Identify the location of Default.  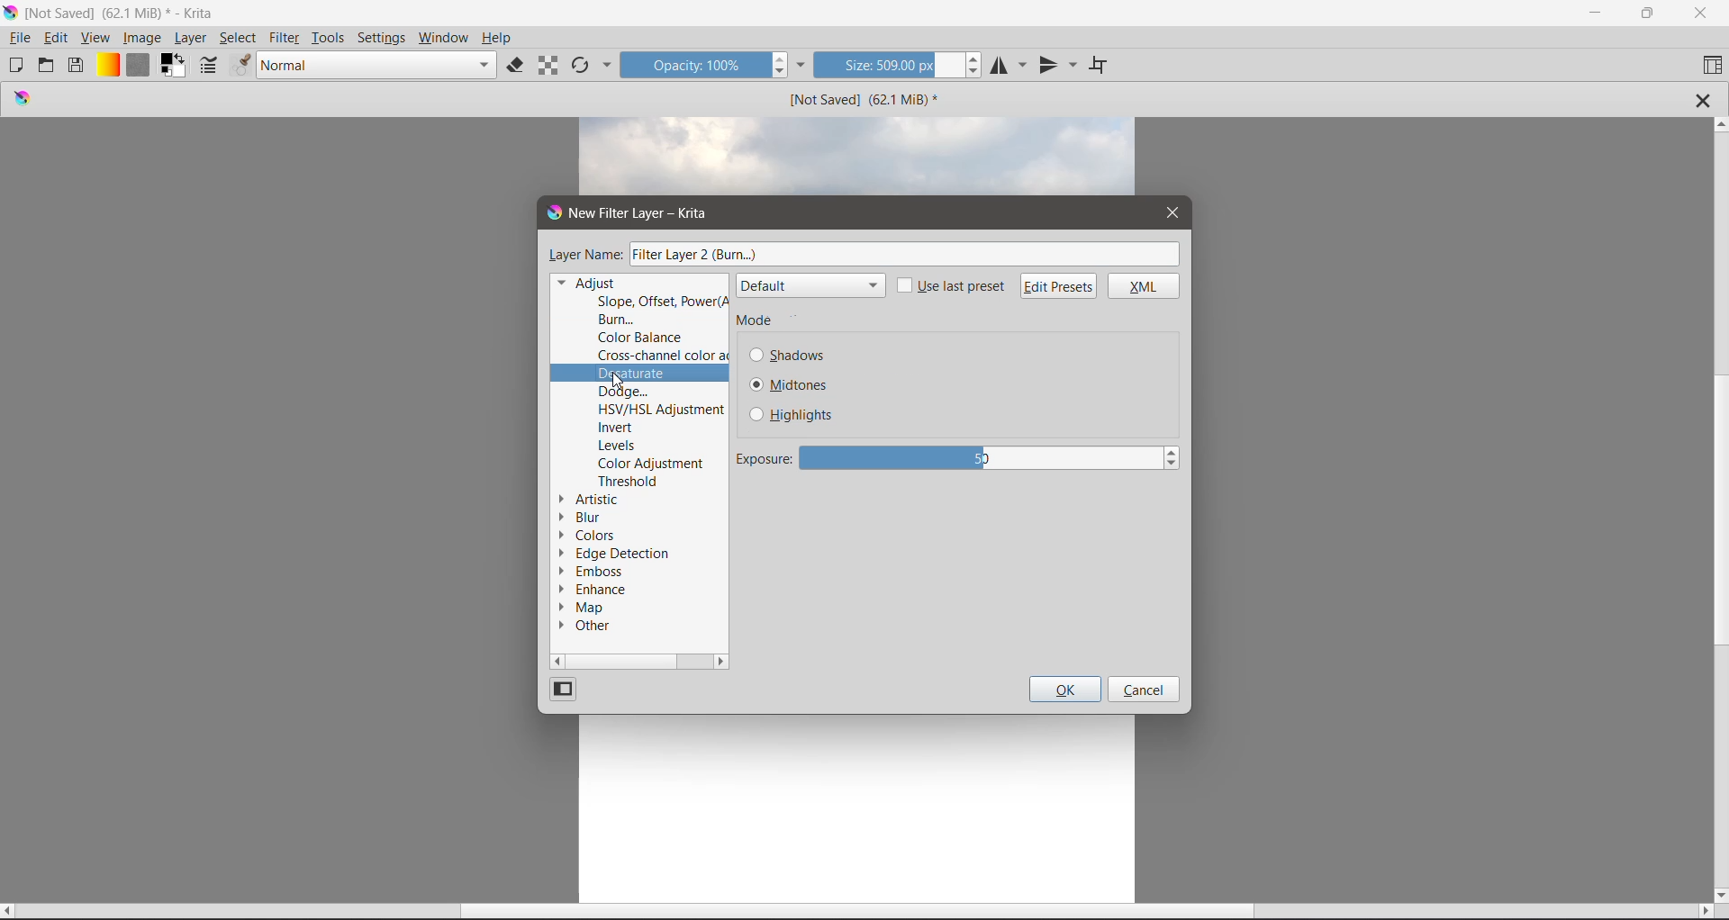
(810, 286).